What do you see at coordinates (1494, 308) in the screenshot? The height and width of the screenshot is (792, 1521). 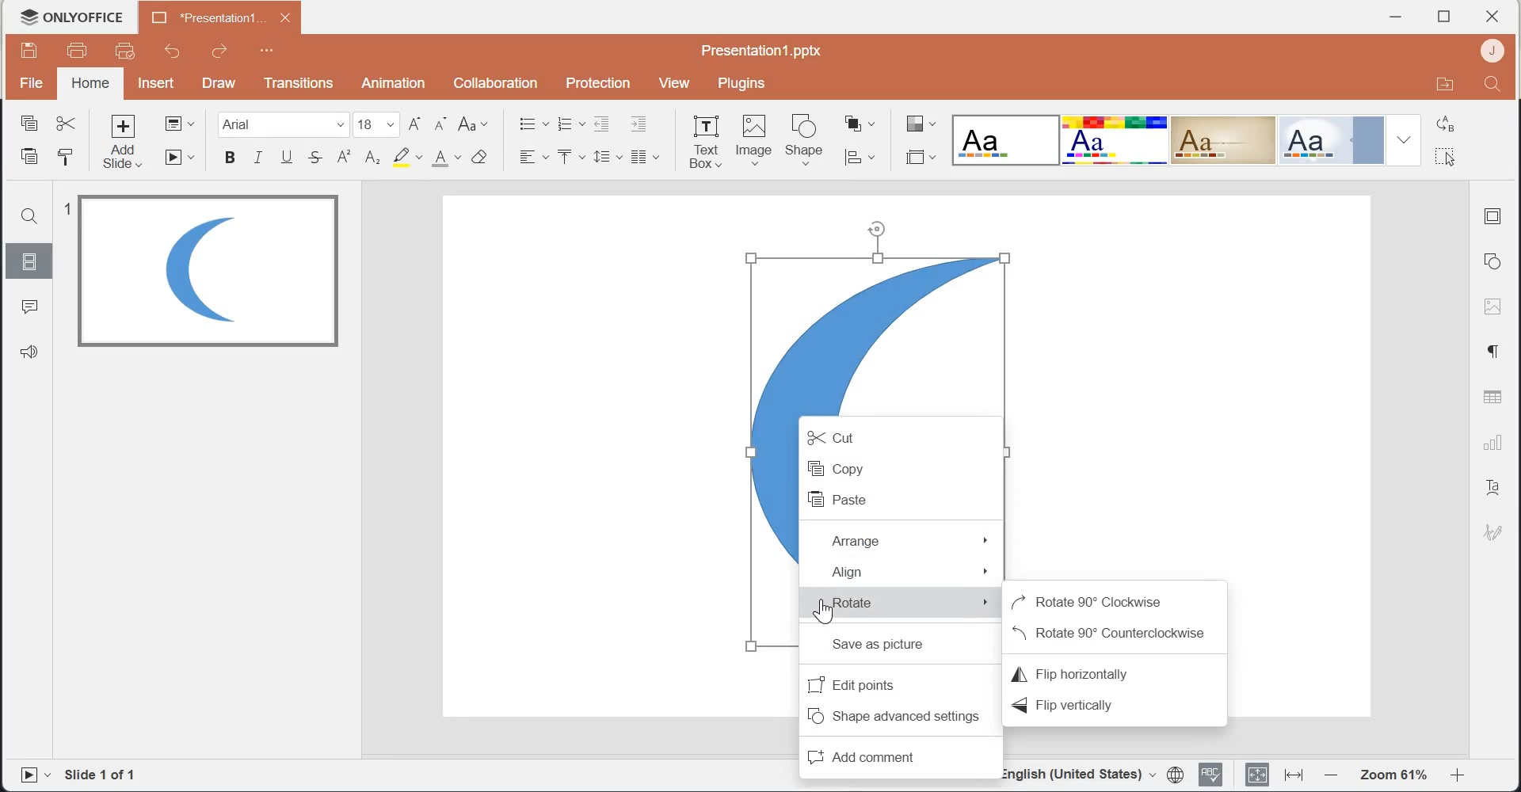 I see `Image` at bounding box center [1494, 308].